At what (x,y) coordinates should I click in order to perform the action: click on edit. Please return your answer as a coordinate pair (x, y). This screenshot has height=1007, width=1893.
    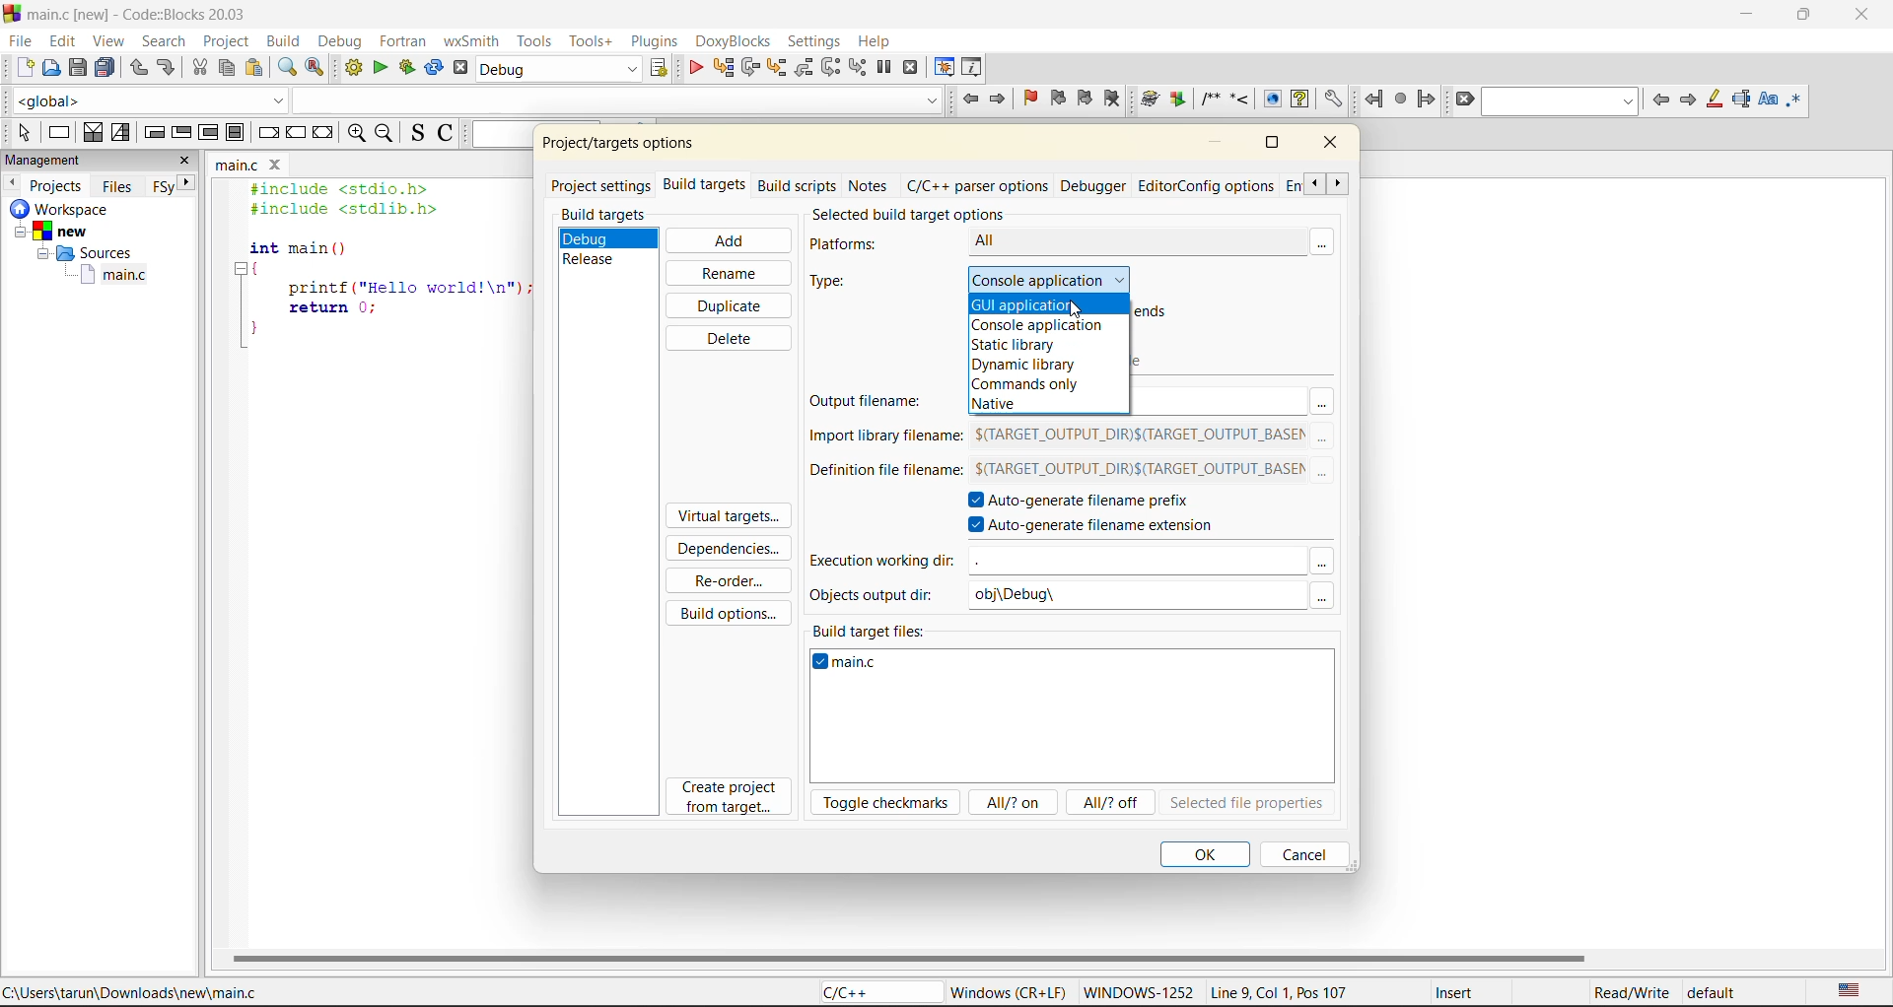
    Looking at the image, I should click on (63, 41).